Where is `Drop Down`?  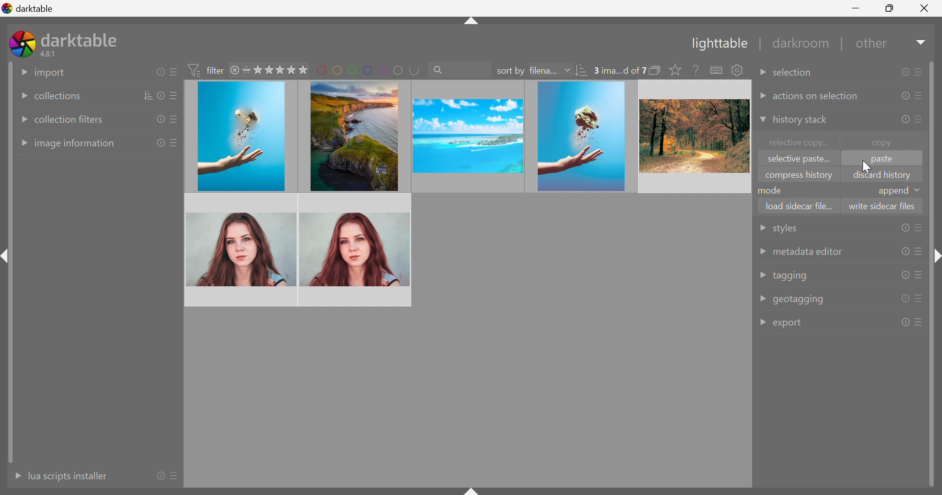 Drop Down is located at coordinates (922, 42).